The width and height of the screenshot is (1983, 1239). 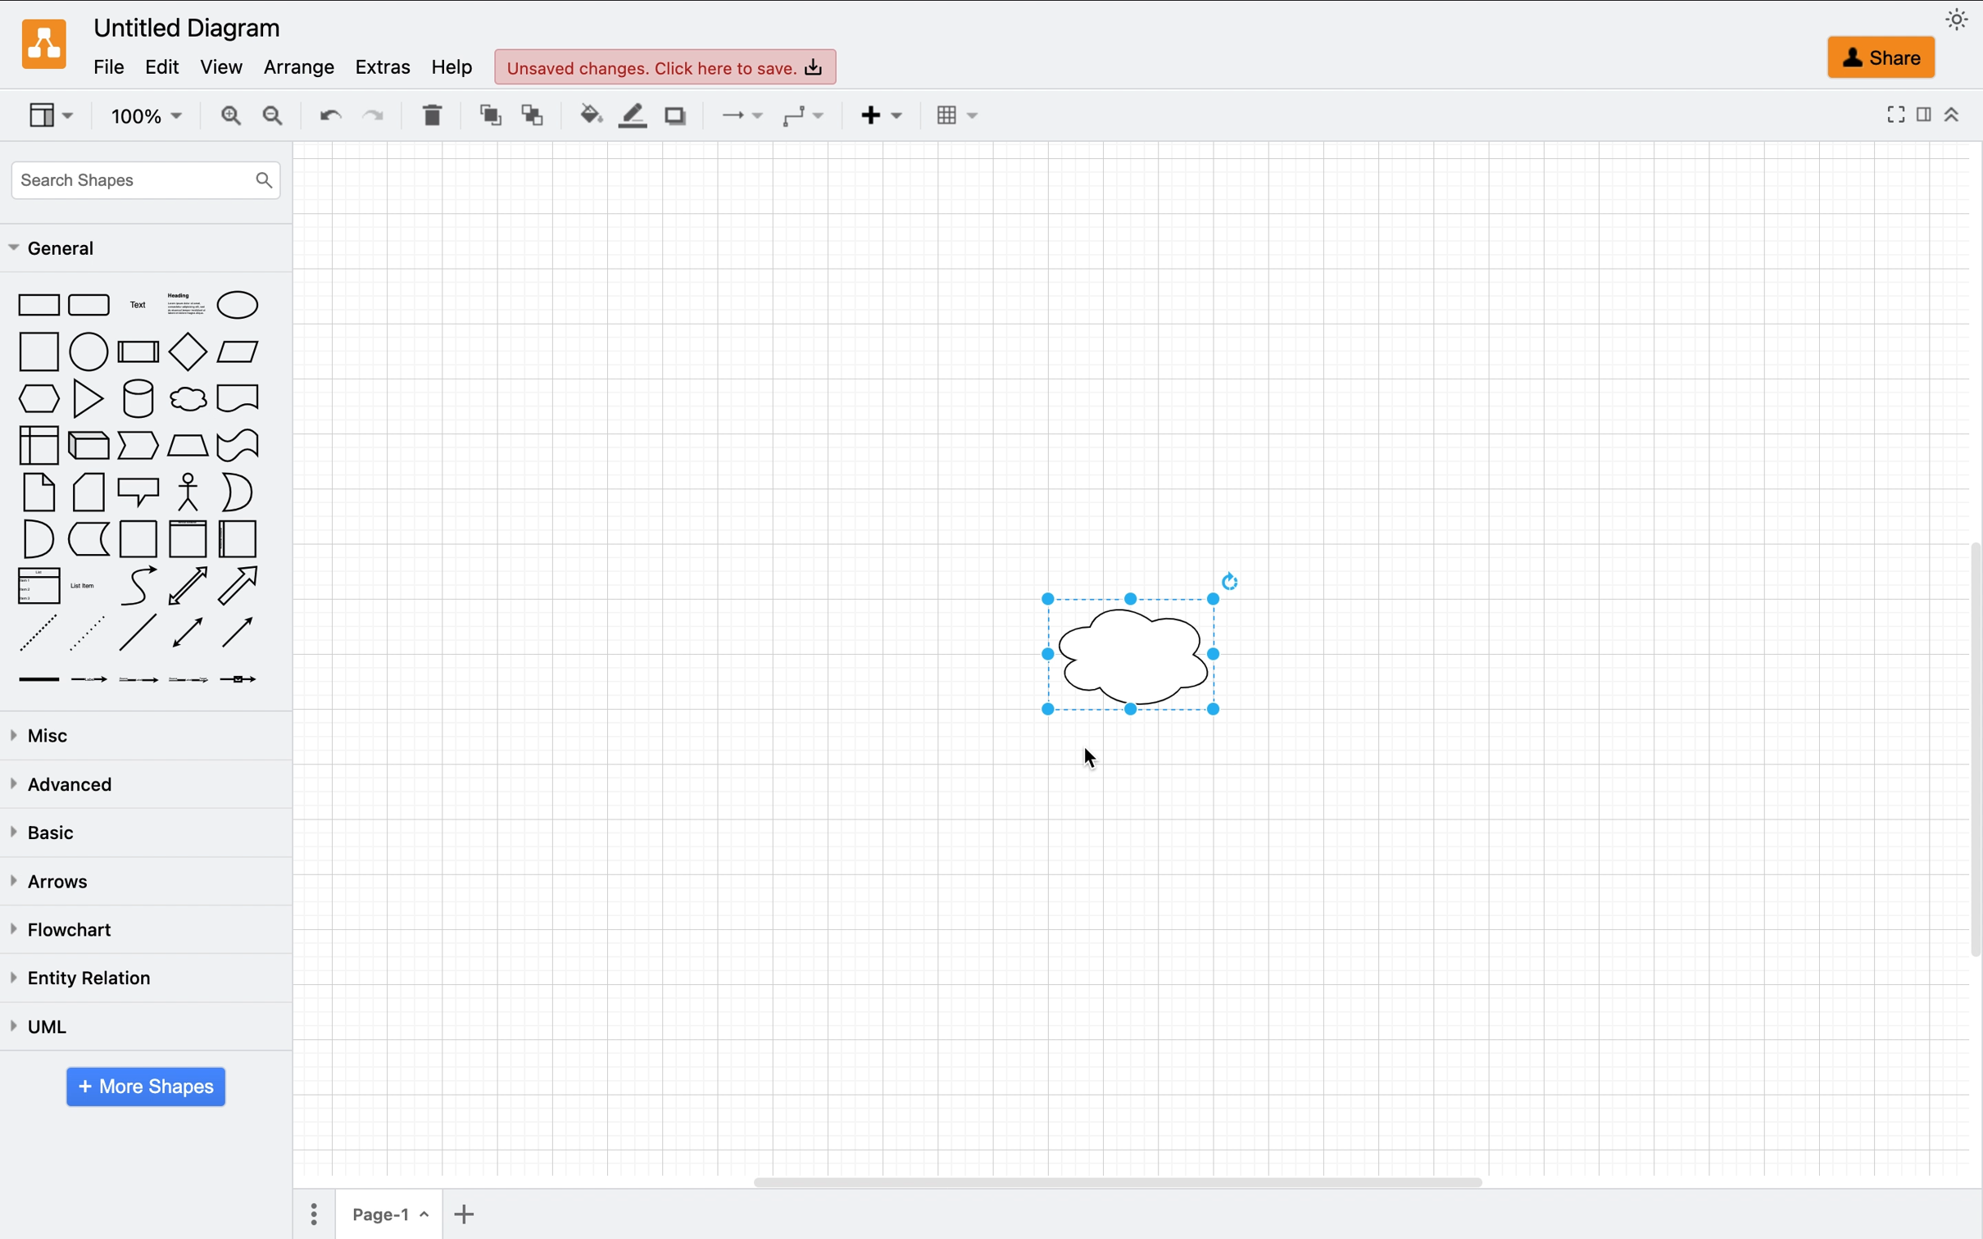 I want to click on insert, so click(x=877, y=118).